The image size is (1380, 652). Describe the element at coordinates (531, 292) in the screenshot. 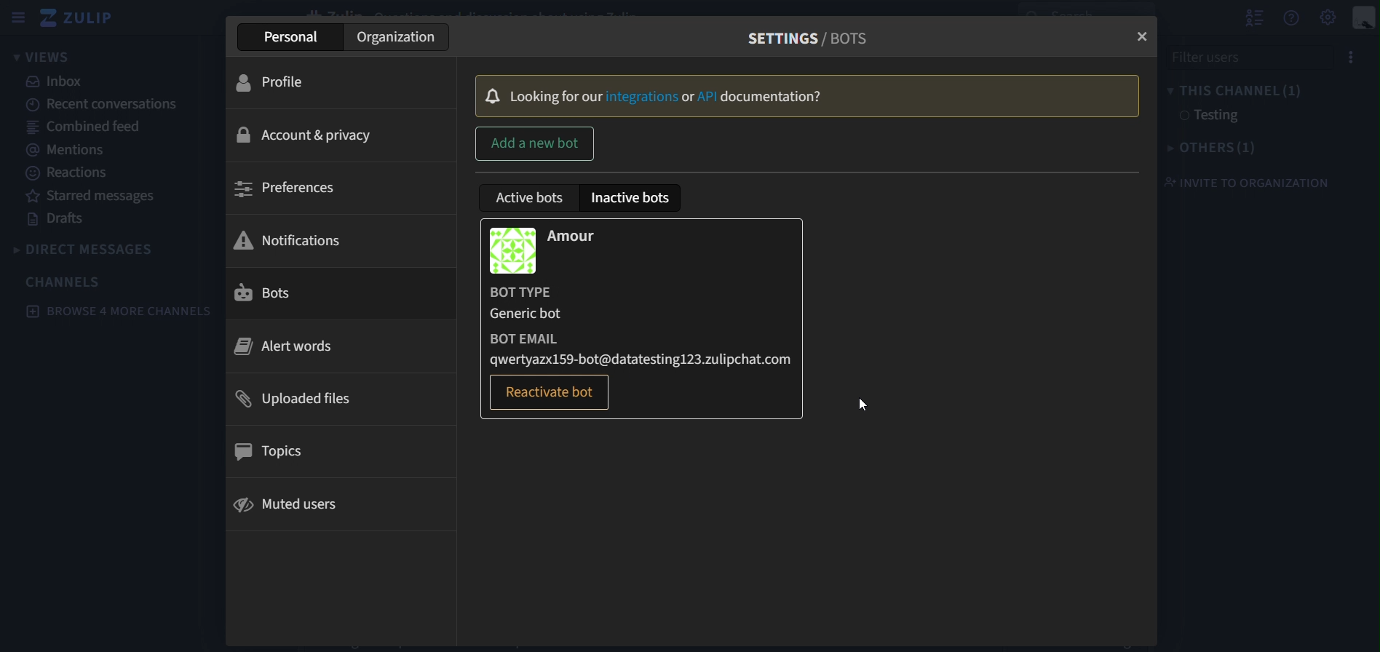

I see `BOT TYPE` at that location.